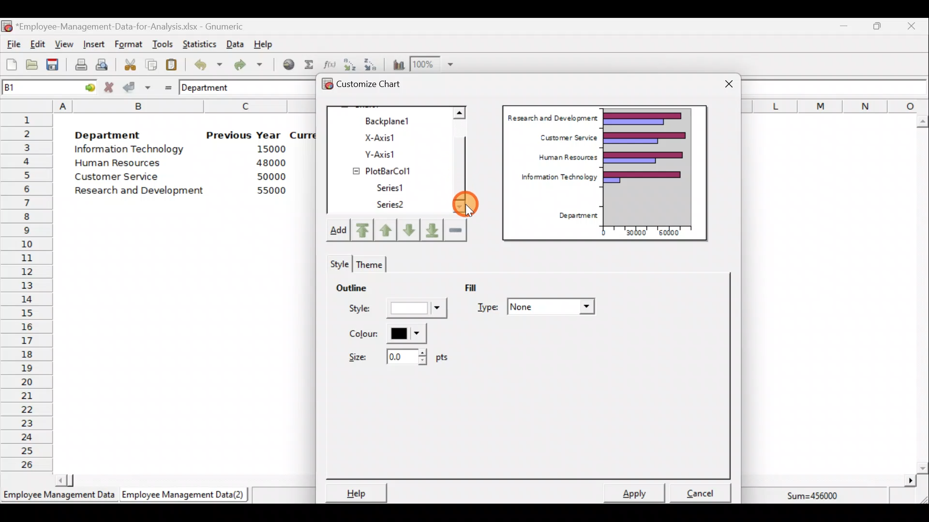 This screenshot has height=522, width=929. I want to click on Formula bar, so click(837, 87).